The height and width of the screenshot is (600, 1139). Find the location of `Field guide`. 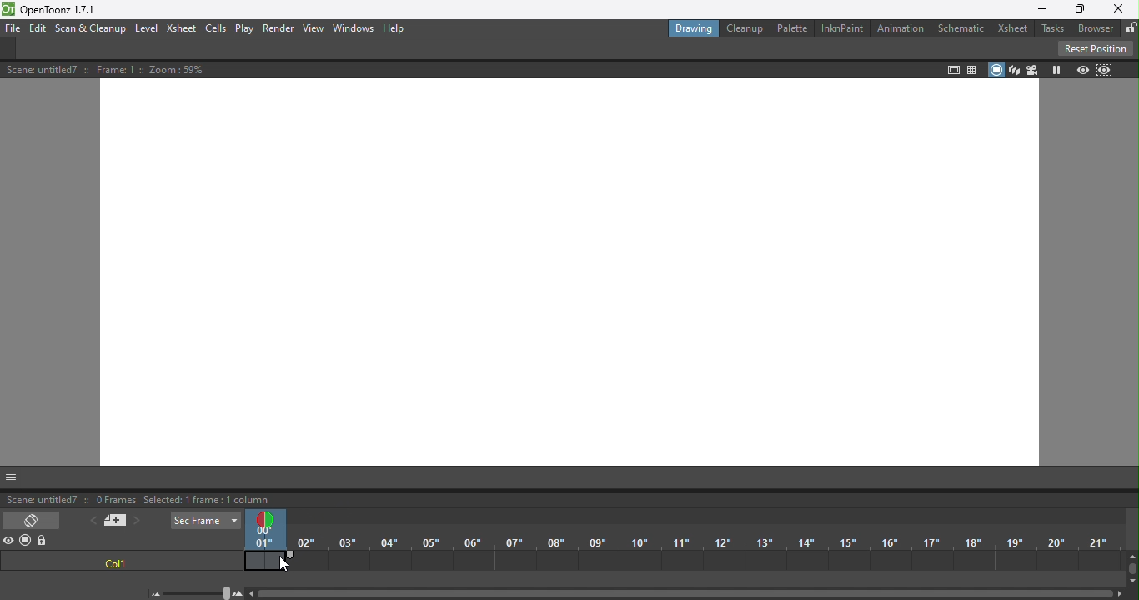

Field guide is located at coordinates (974, 68).